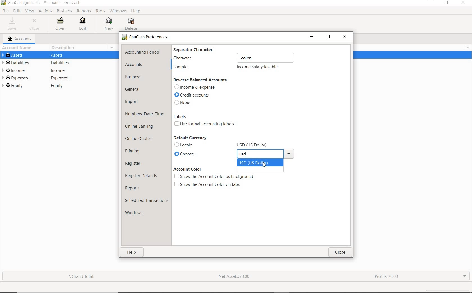  What do you see at coordinates (467, 48) in the screenshot?
I see `` at bounding box center [467, 48].